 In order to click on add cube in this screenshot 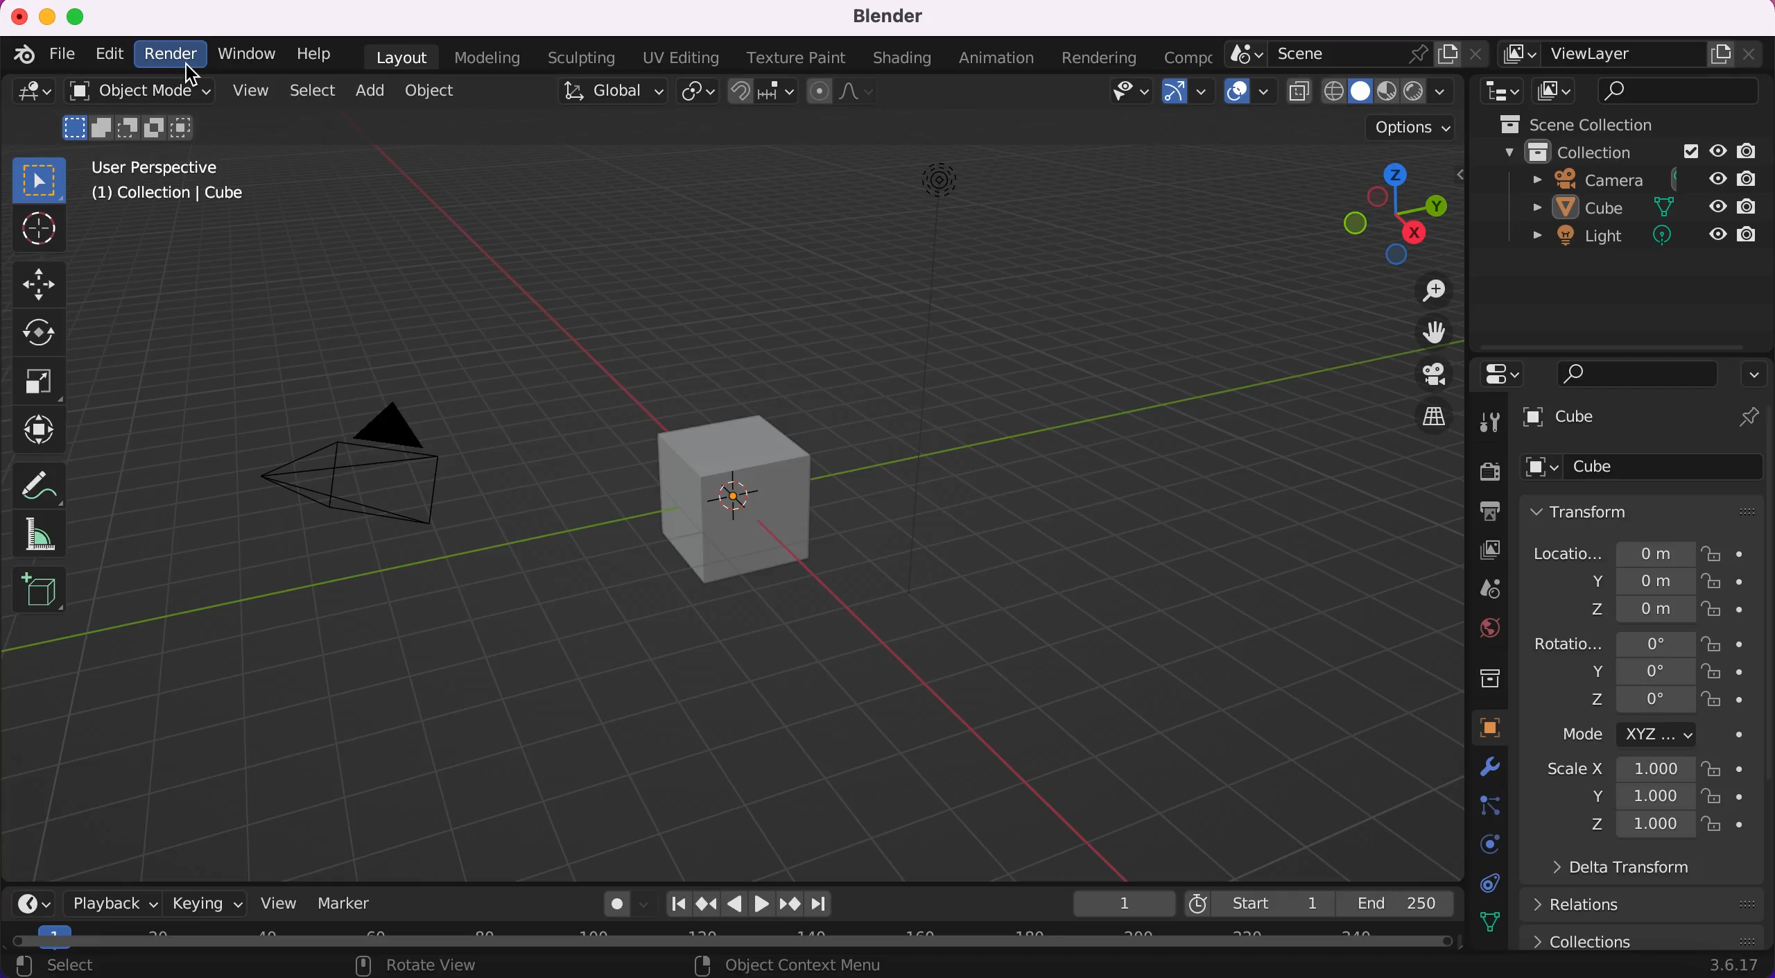, I will do `click(40, 595)`.